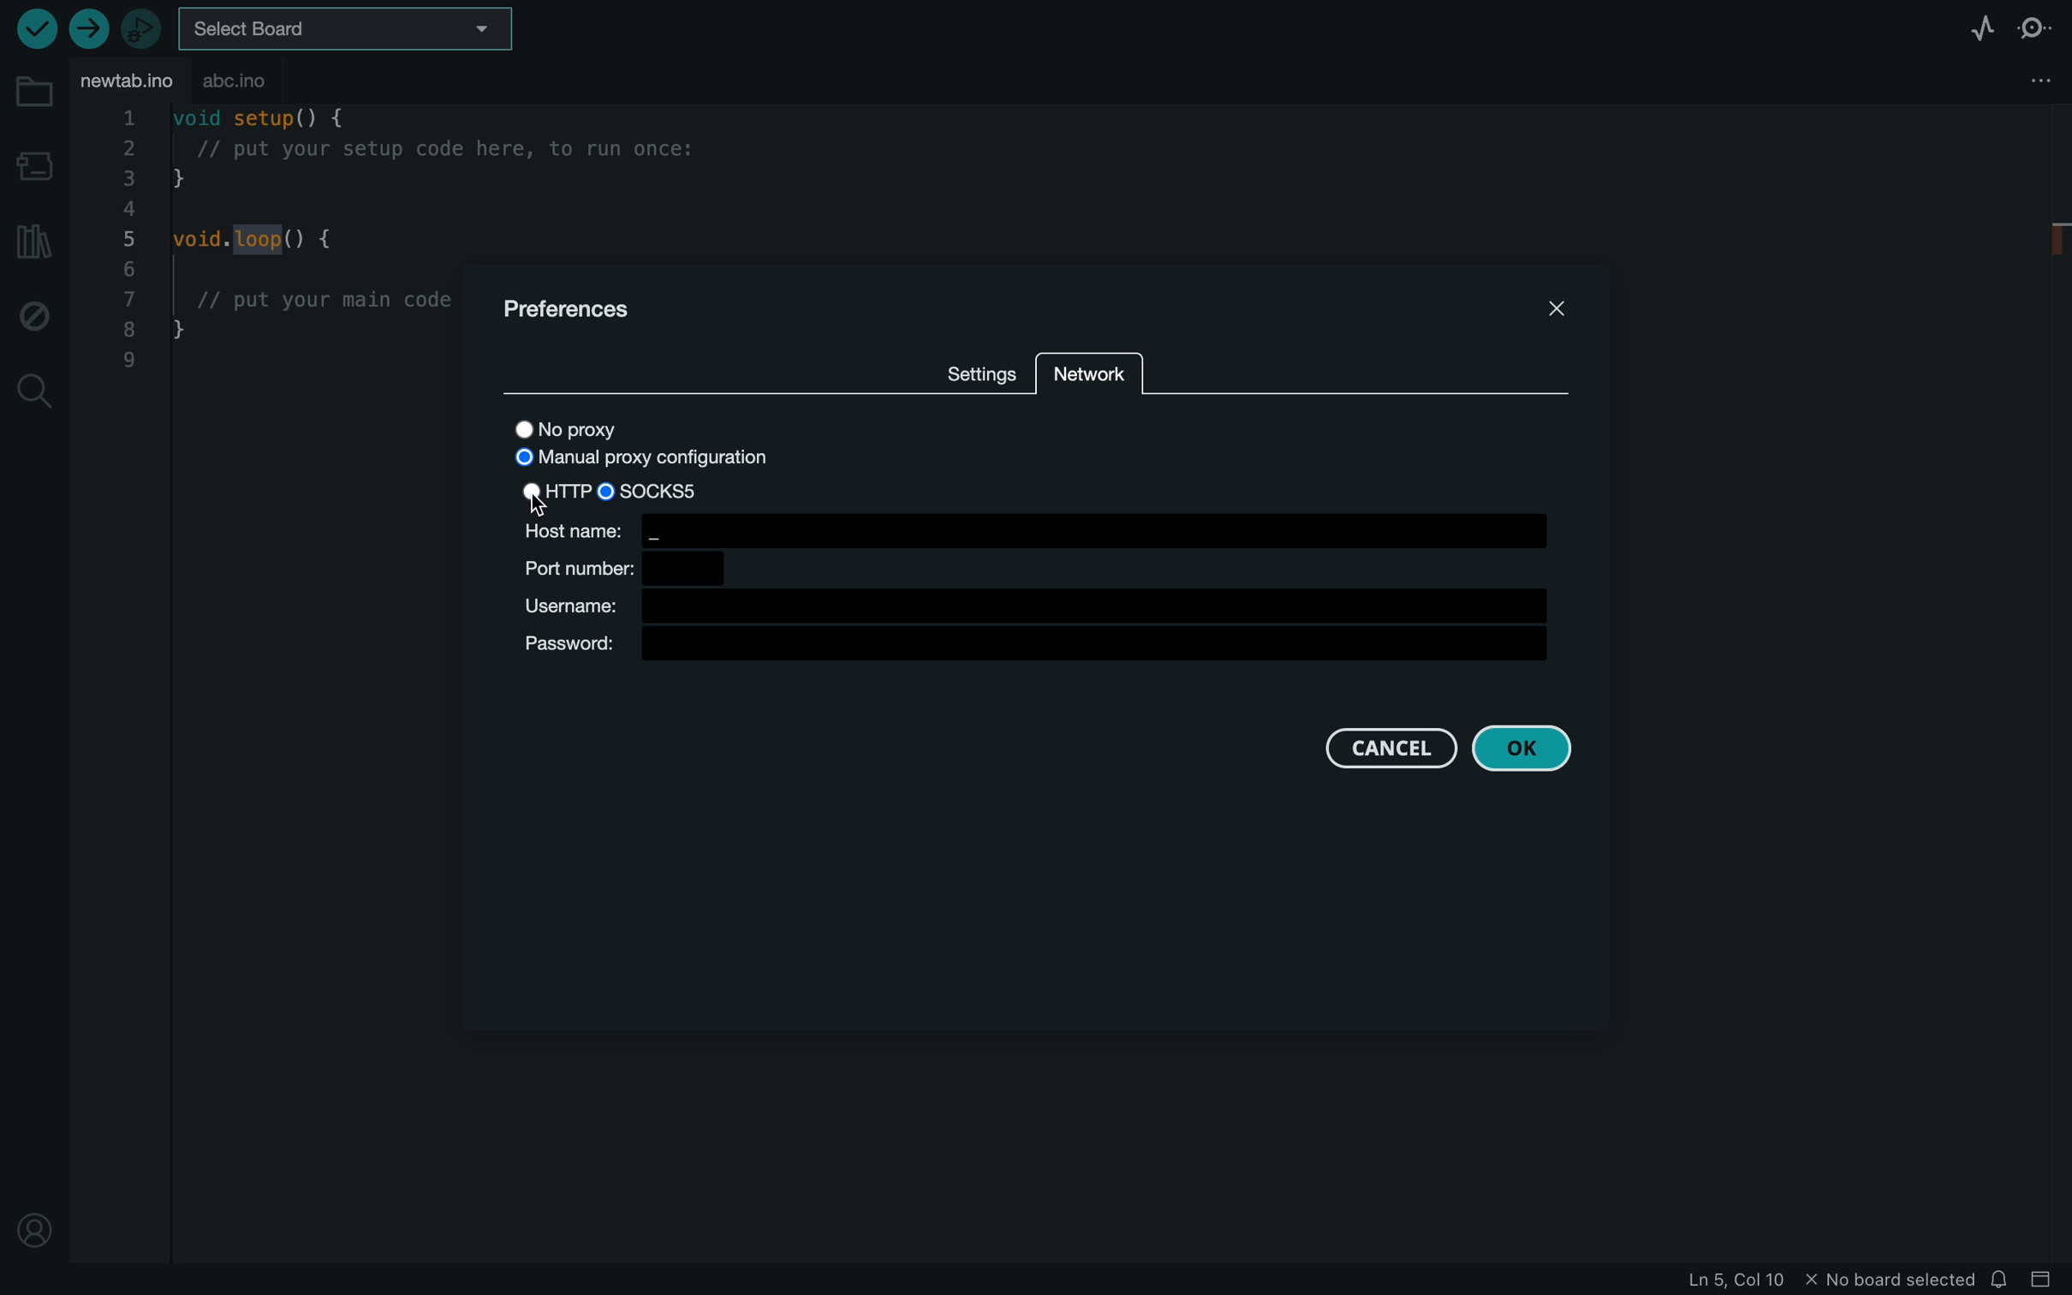 The width and height of the screenshot is (2072, 1295). What do you see at coordinates (33, 164) in the screenshot?
I see `board manager` at bounding box center [33, 164].